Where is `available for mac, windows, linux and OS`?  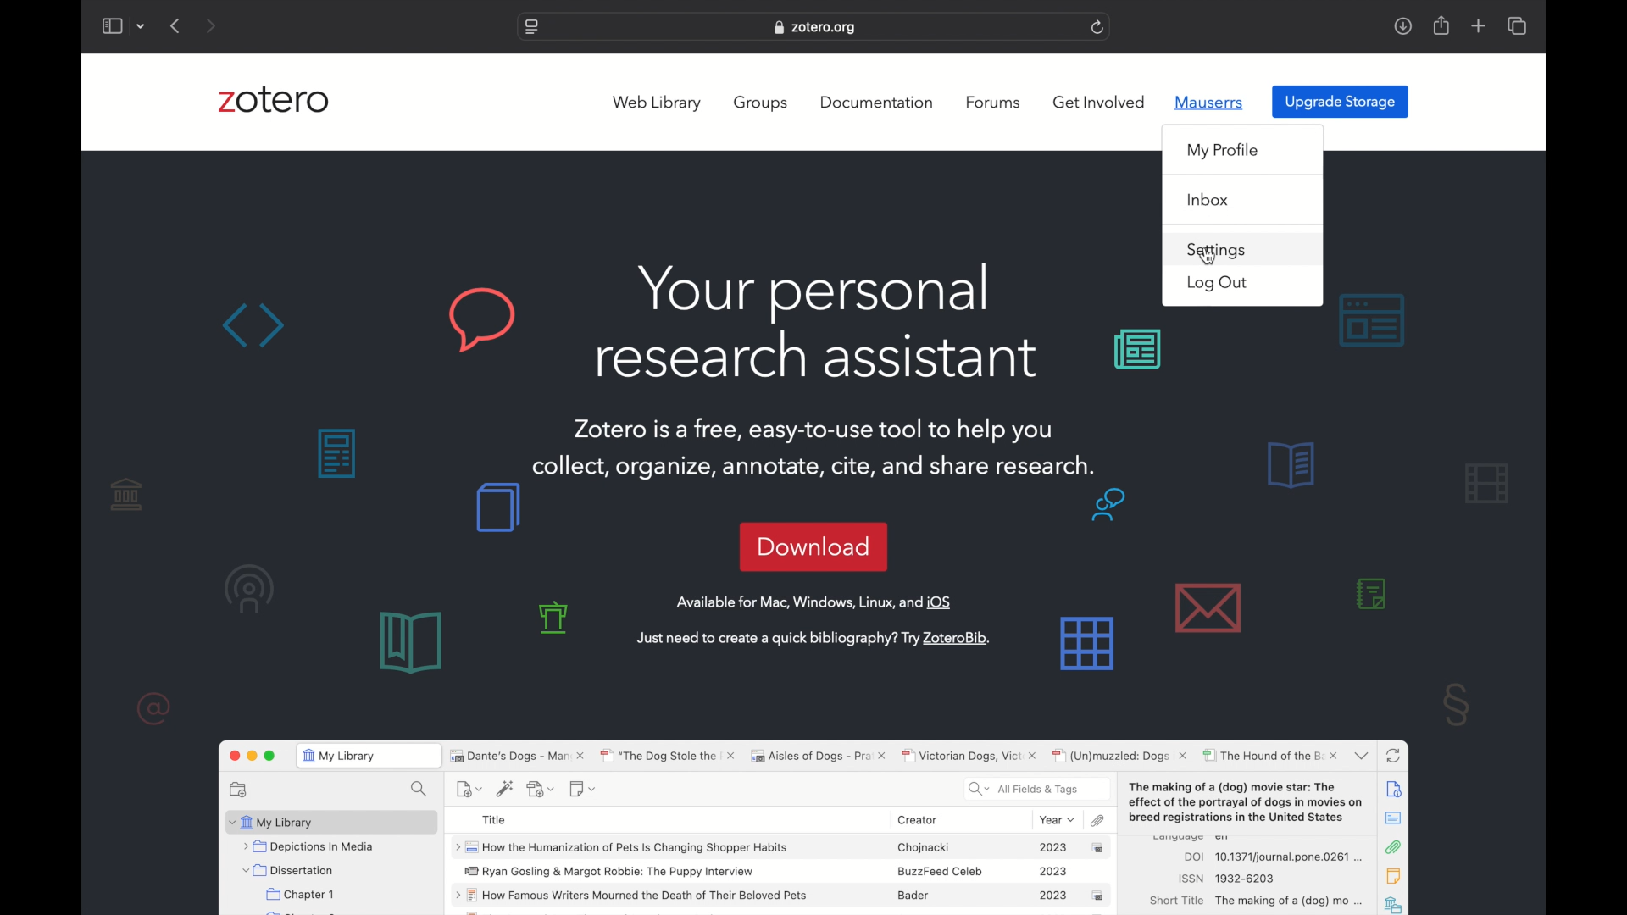
available for mac, windows, linux and OS is located at coordinates (815, 602).